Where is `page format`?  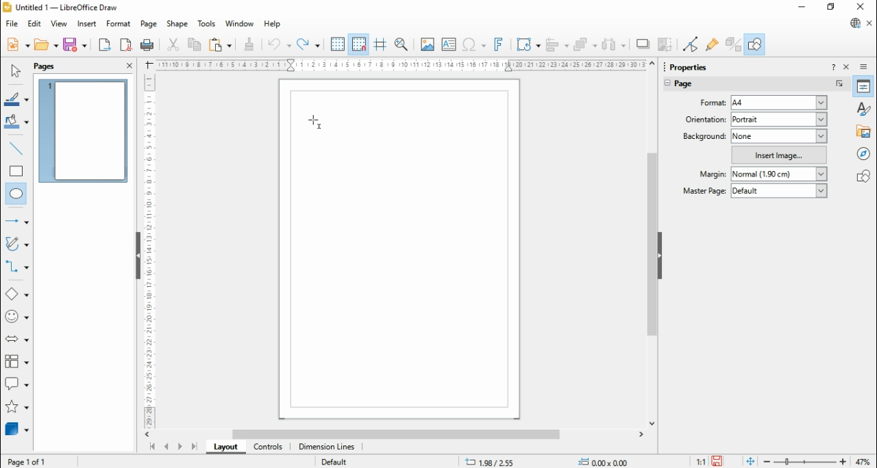 page format is located at coordinates (715, 102).